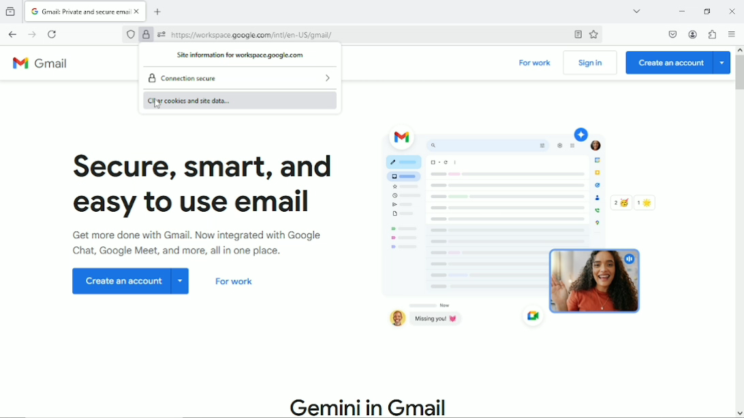  I want to click on restore down, so click(708, 11).